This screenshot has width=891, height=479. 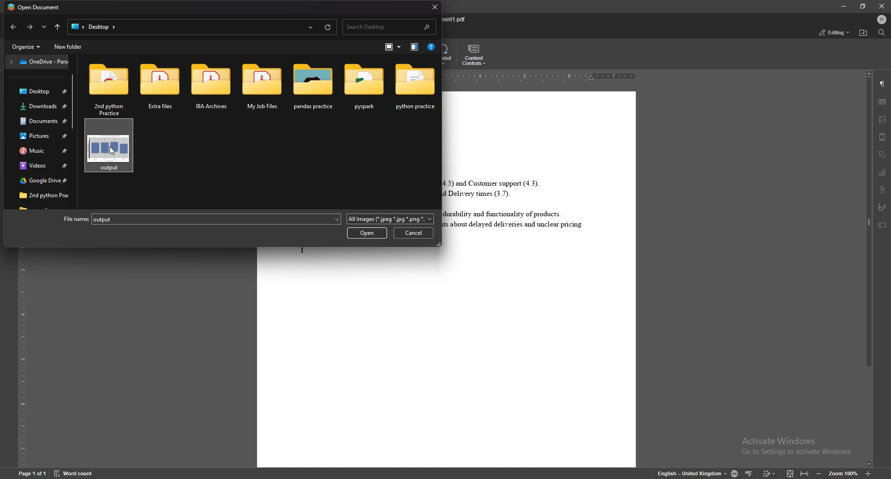 What do you see at coordinates (789, 472) in the screenshot?
I see `fit to screen` at bounding box center [789, 472].